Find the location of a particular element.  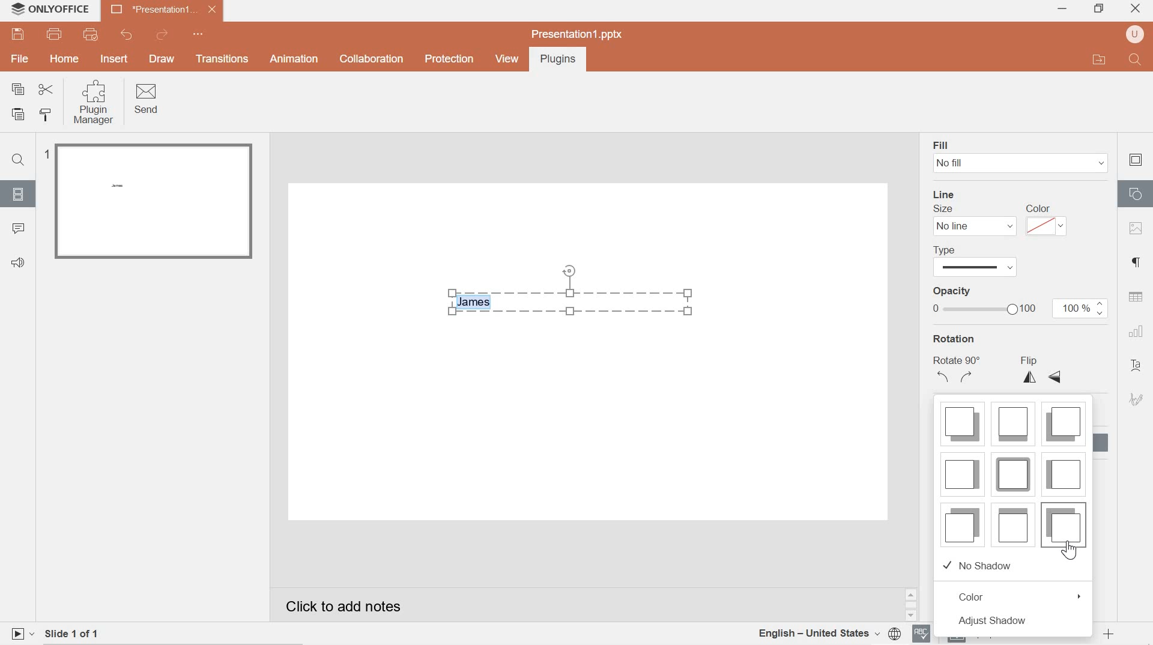

minimize is located at coordinates (1062, 10).